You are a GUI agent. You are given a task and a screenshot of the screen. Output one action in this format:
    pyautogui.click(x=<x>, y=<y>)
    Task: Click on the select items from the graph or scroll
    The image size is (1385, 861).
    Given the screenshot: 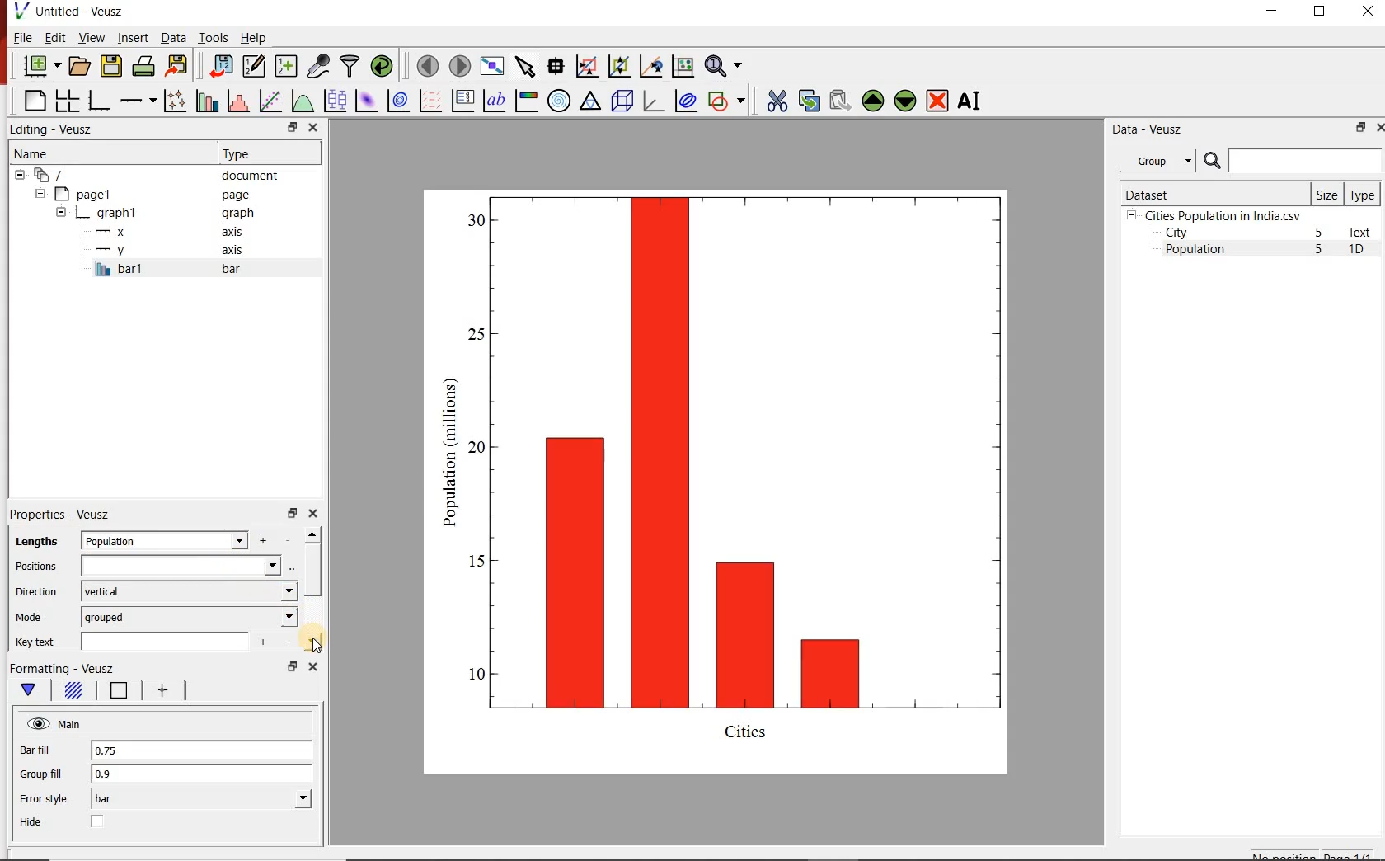 What is the action you would take?
    pyautogui.click(x=524, y=65)
    